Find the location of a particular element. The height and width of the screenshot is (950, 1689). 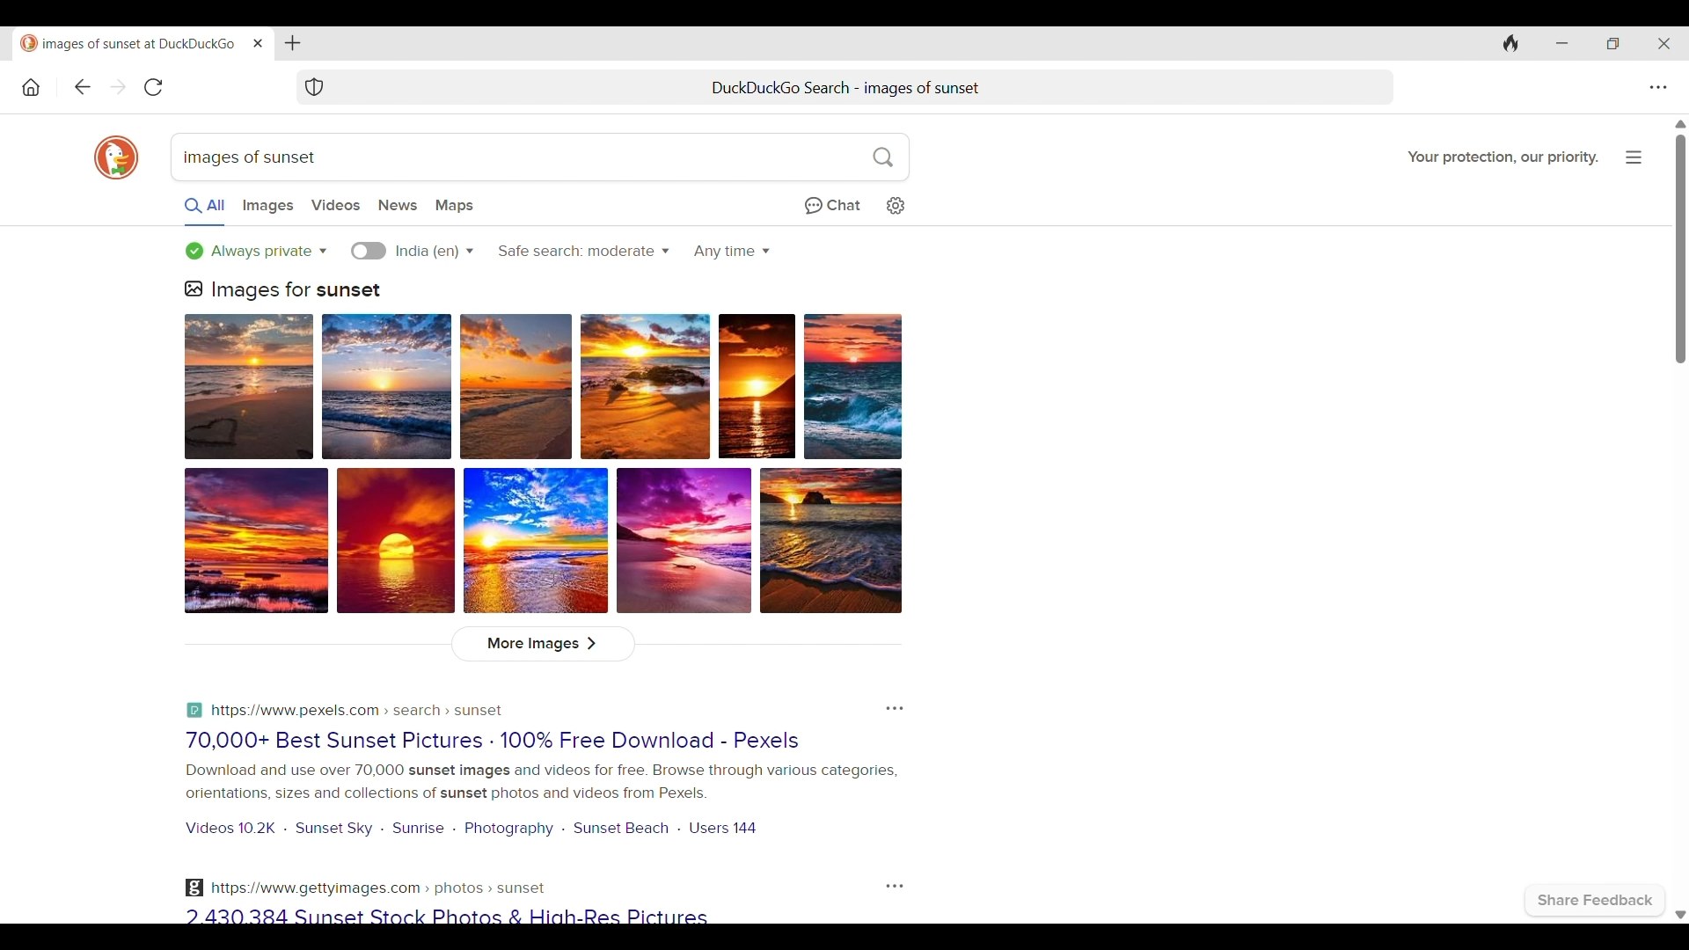

Close tab is located at coordinates (259, 42).